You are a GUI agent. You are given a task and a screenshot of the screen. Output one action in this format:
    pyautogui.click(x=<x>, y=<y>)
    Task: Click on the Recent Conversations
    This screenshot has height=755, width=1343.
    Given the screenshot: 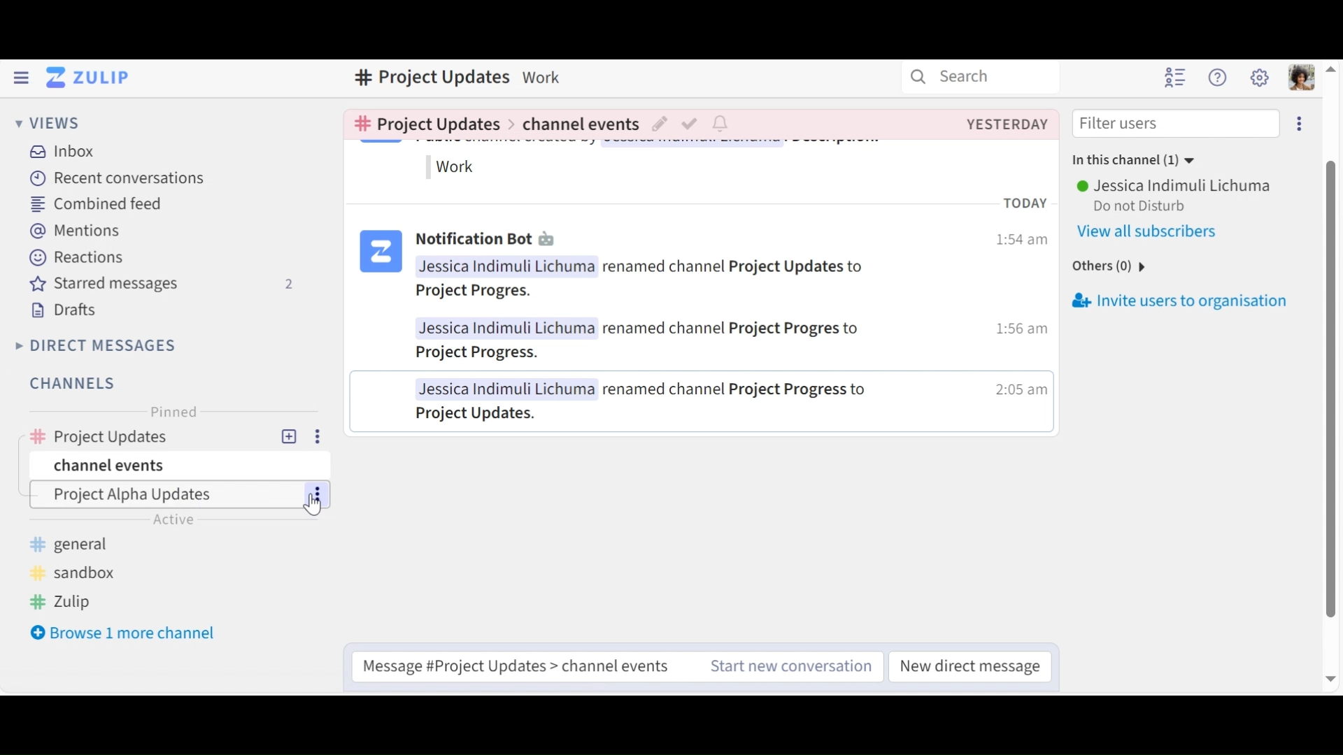 What is the action you would take?
    pyautogui.click(x=113, y=178)
    